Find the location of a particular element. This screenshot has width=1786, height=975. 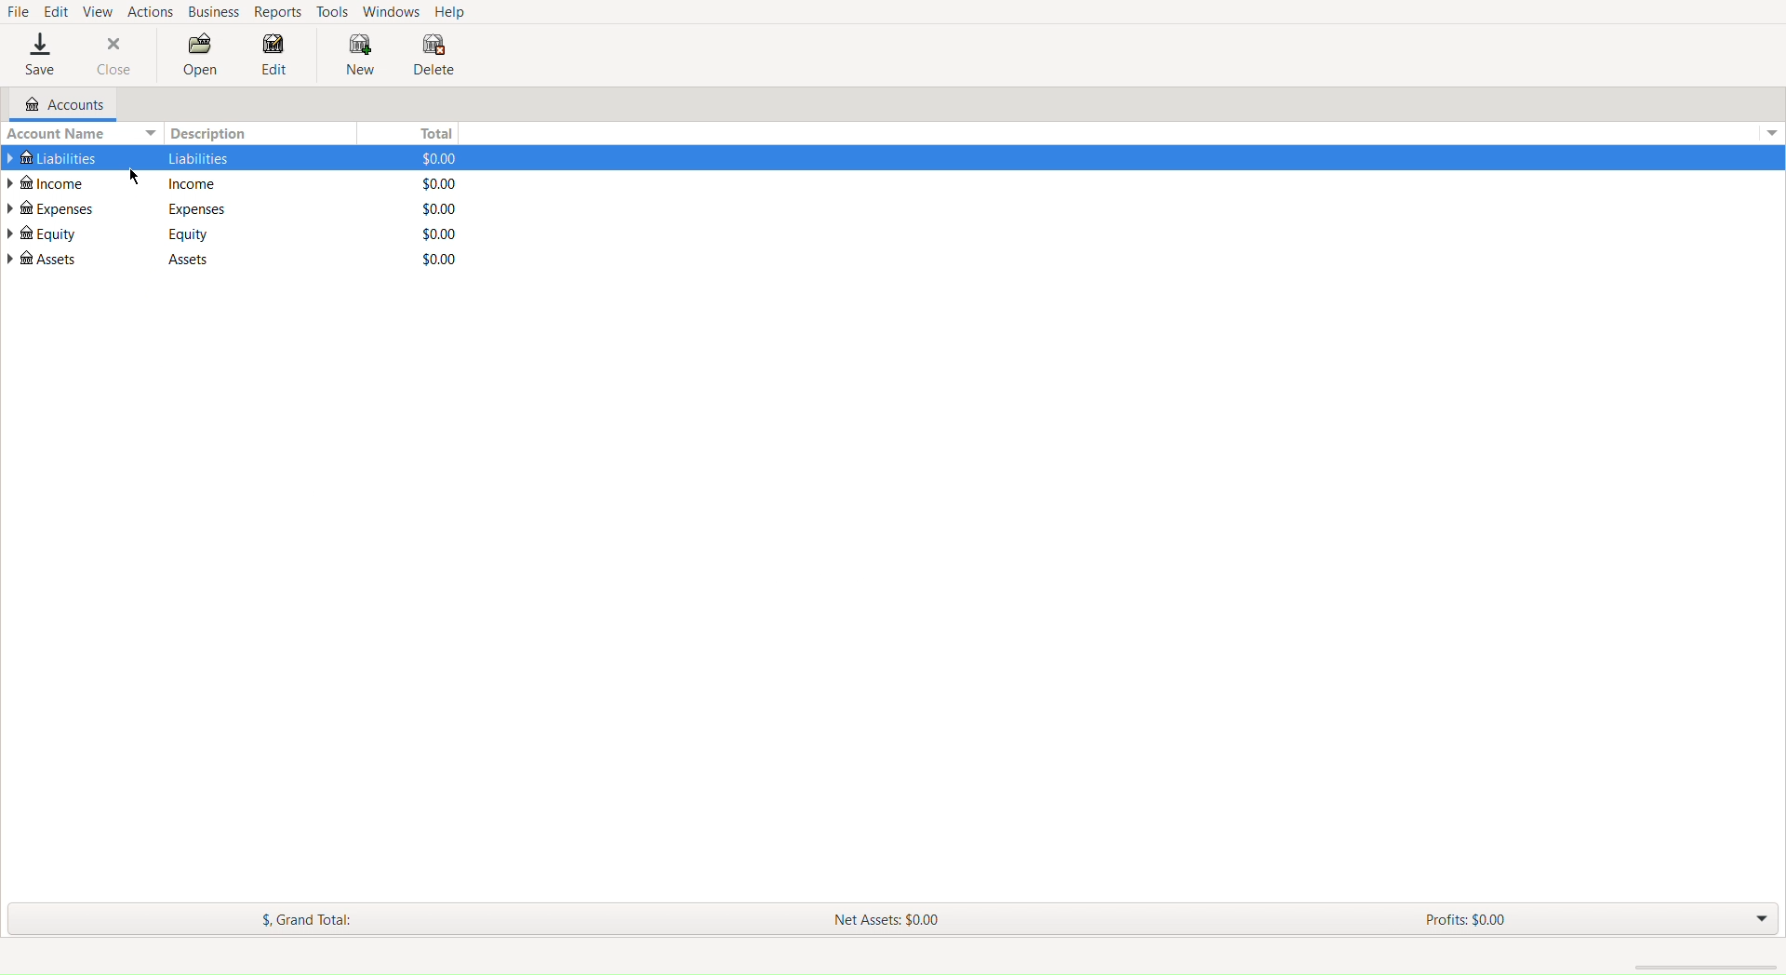

Description is located at coordinates (197, 209).